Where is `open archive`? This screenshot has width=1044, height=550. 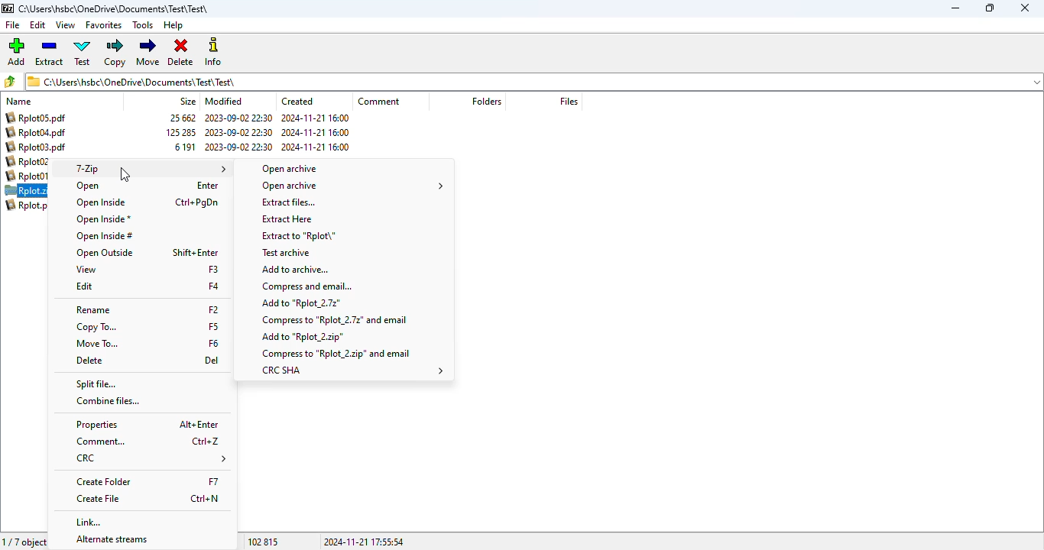 open archive is located at coordinates (290, 169).